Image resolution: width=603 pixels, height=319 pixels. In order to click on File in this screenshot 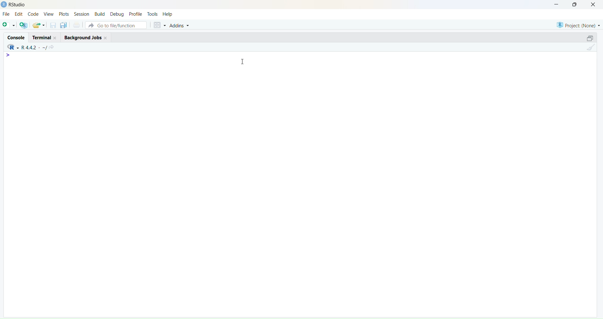, I will do `click(6, 14)`.